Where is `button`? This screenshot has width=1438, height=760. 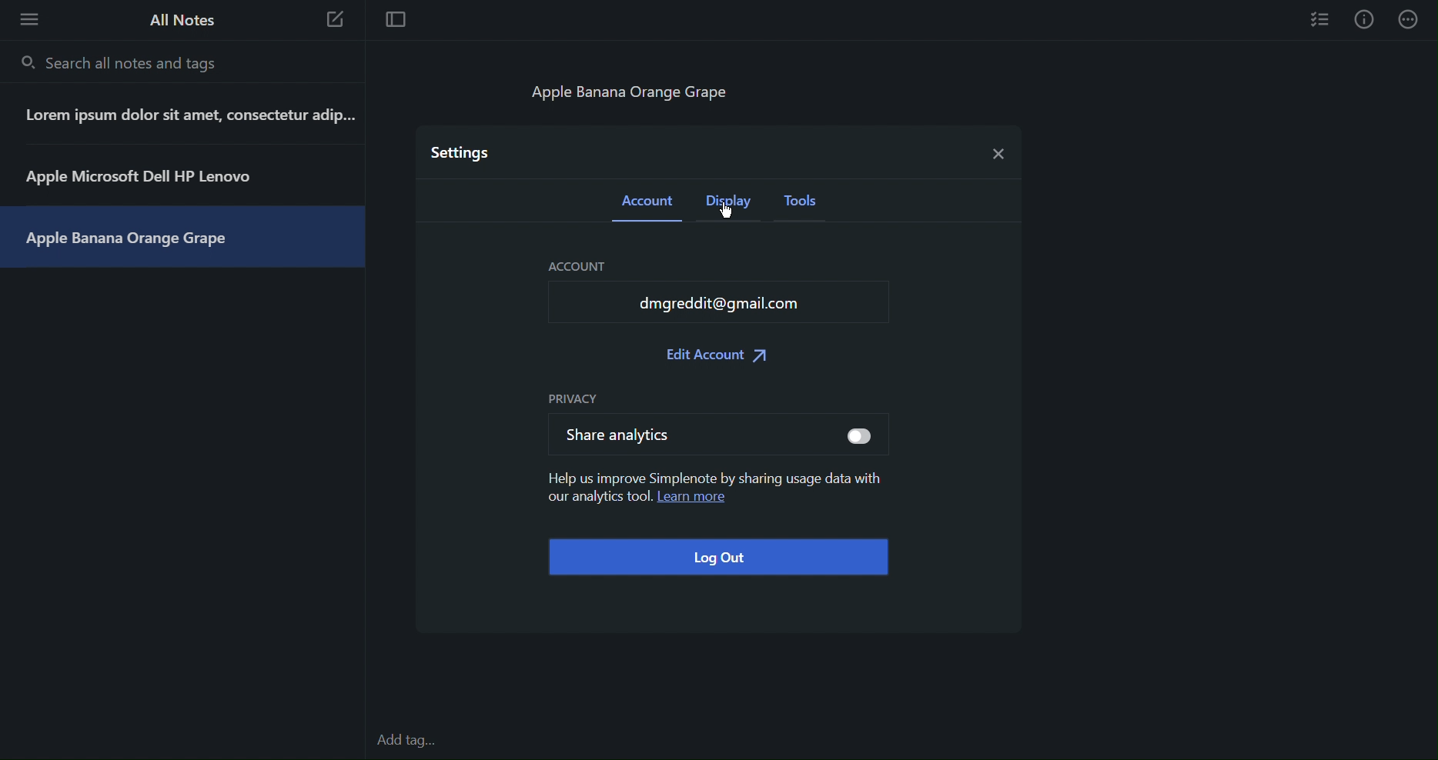
button is located at coordinates (861, 438).